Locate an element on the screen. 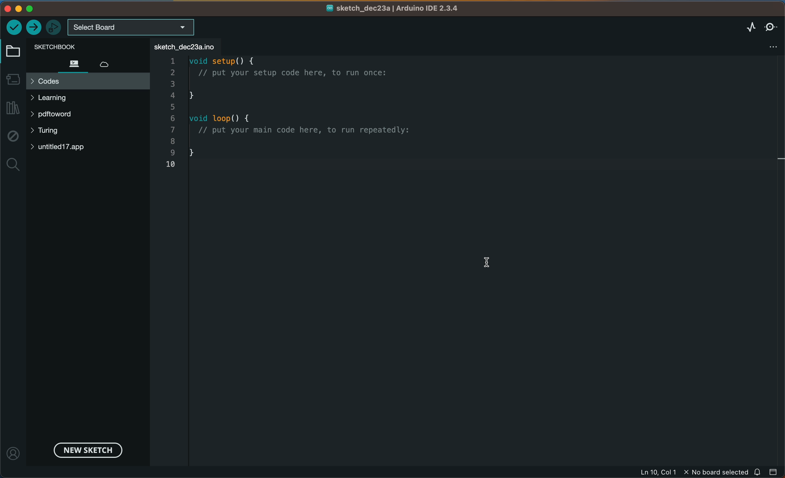 The height and width of the screenshot is (478, 785). library manager is located at coordinates (12, 107).